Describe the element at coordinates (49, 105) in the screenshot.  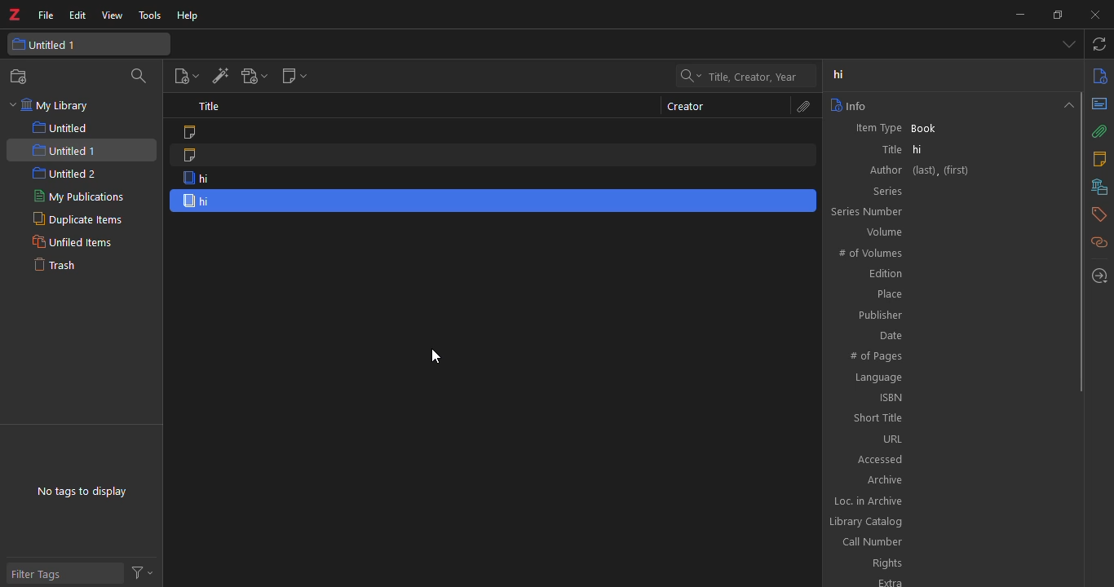
I see `my library` at that location.